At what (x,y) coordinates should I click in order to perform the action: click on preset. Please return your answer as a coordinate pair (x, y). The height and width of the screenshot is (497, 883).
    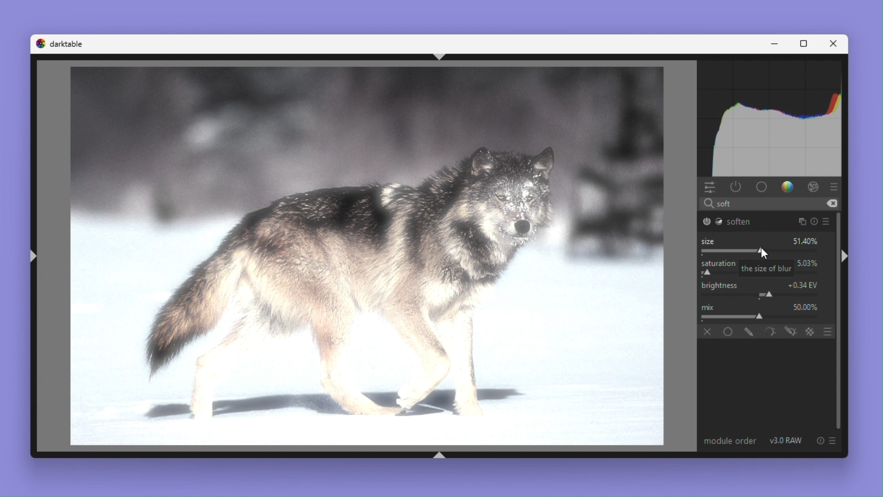
    Looking at the image, I should click on (834, 186).